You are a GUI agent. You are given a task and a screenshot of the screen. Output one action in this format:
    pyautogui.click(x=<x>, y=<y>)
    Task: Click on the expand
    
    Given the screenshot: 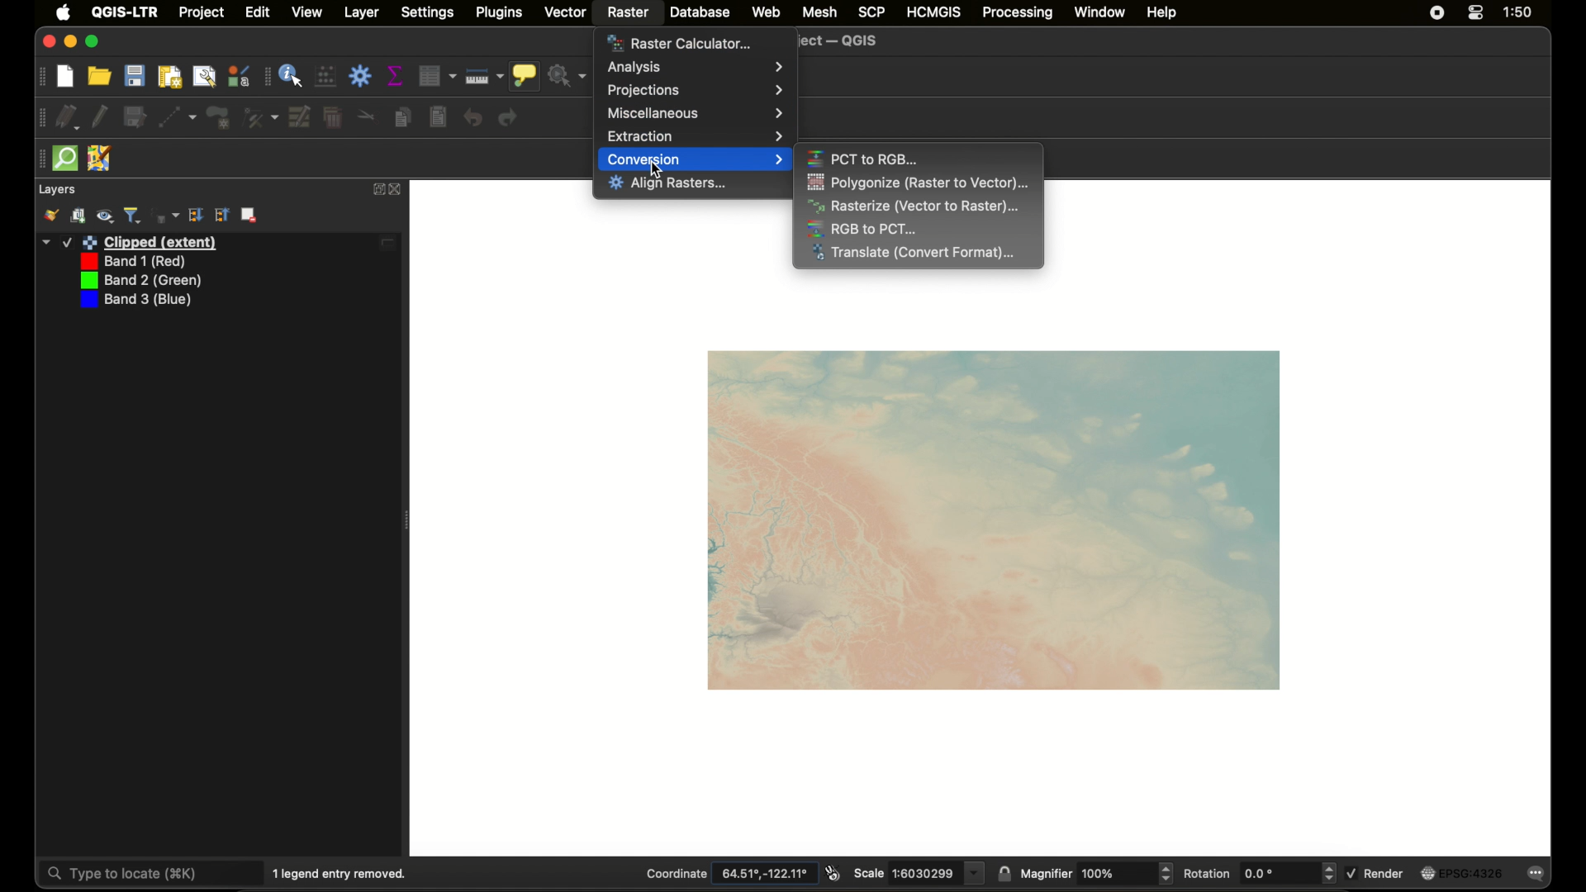 What is the action you would take?
    pyautogui.click(x=377, y=189)
    